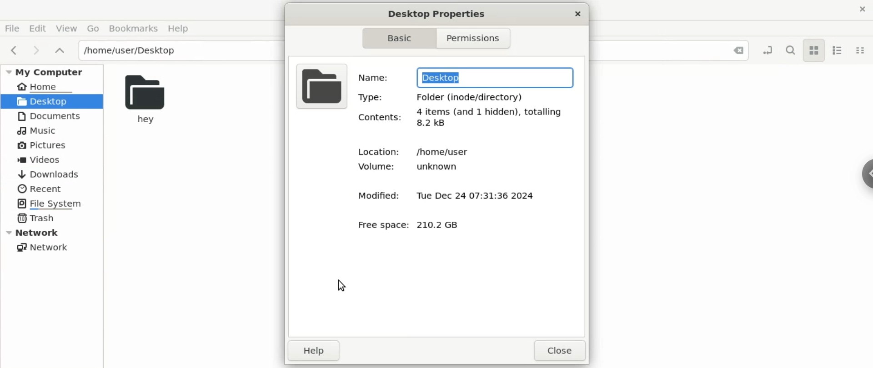  I want to click on desktop, so click(52, 101).